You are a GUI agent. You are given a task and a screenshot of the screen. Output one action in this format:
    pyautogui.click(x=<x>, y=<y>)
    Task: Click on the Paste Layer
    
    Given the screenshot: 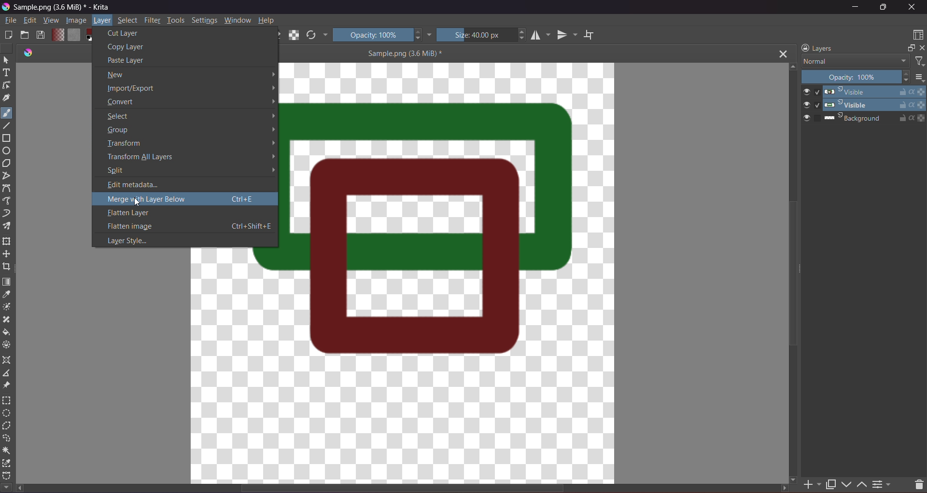 What is the action you would take?
    pyautogui.click(x=165, y=61)
    